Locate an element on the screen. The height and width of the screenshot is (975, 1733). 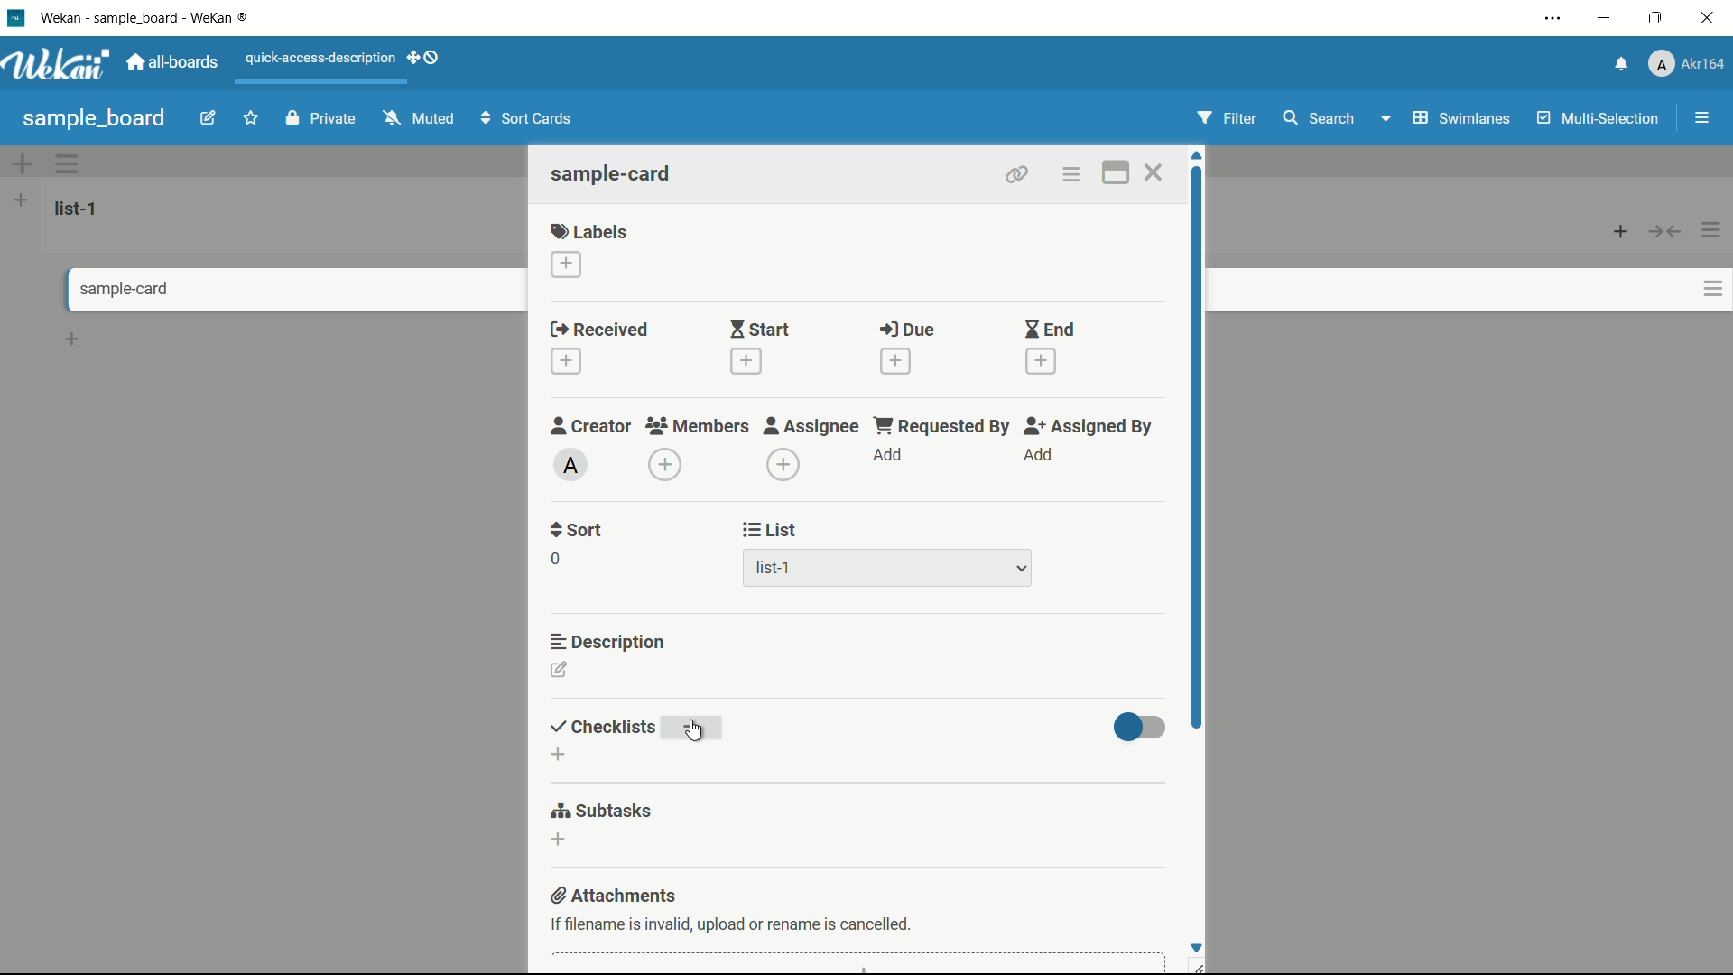
add card bottom is located at coordinates (72, 339).